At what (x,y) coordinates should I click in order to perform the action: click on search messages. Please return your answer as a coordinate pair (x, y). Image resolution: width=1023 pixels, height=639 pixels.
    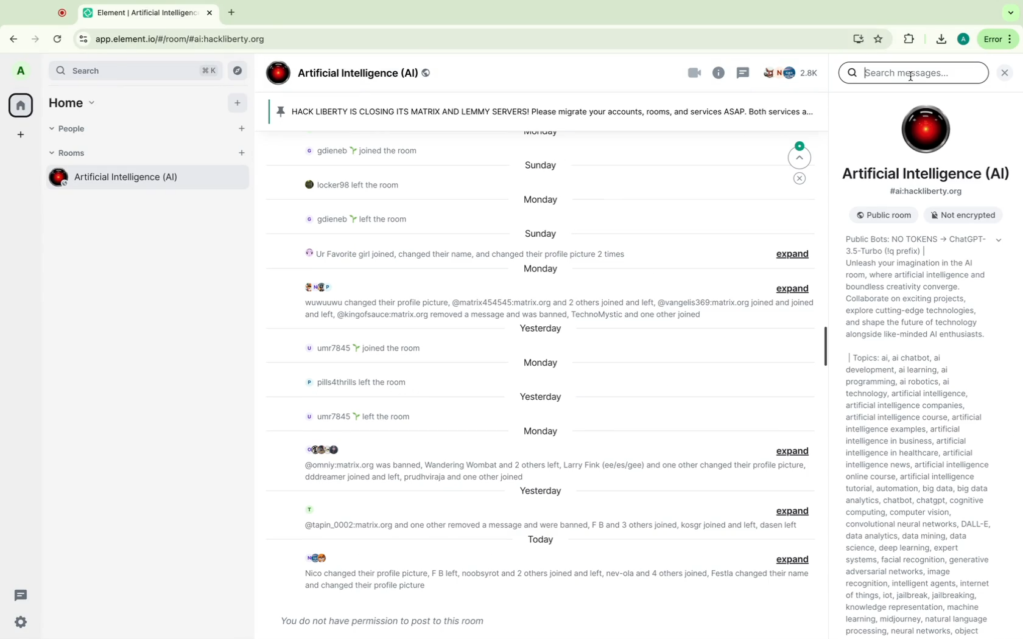
    Looking at the image, I should click on (913, 73).